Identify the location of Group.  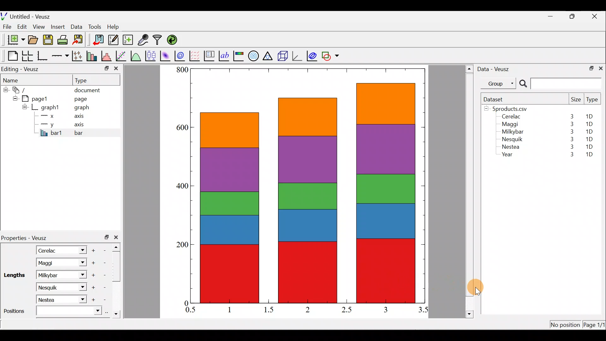
(500, 83).